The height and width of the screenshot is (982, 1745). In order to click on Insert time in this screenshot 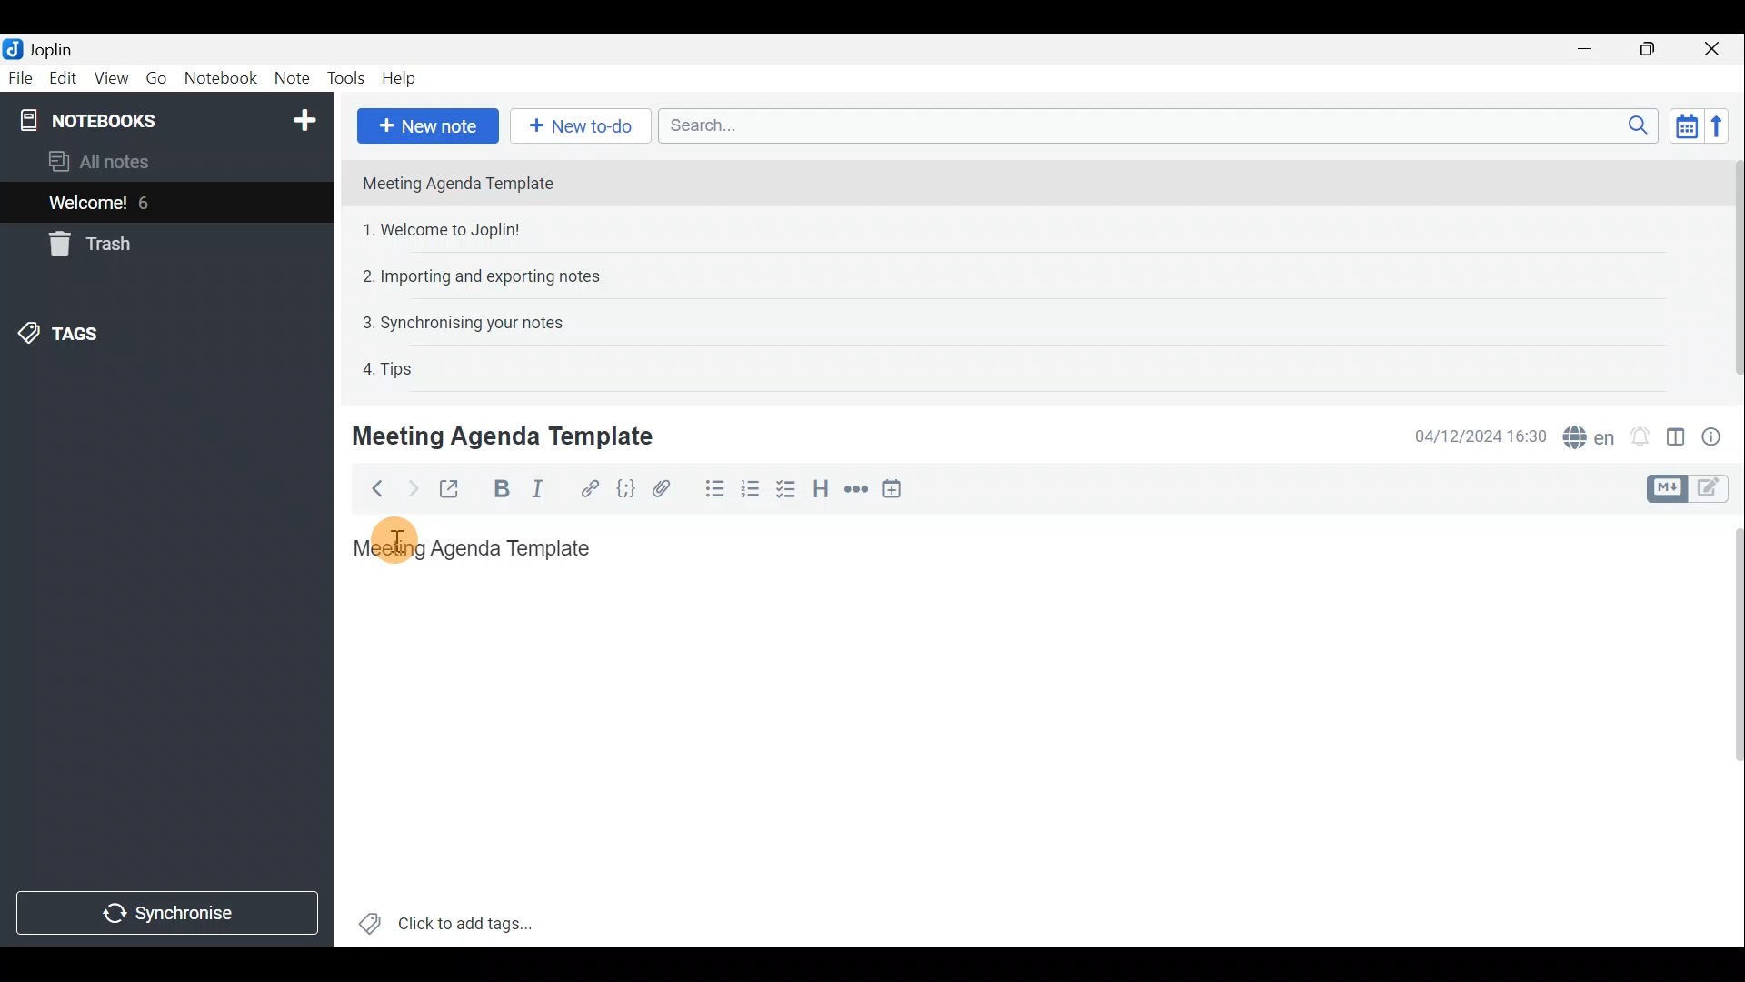, I will do `click(896, 492)`.